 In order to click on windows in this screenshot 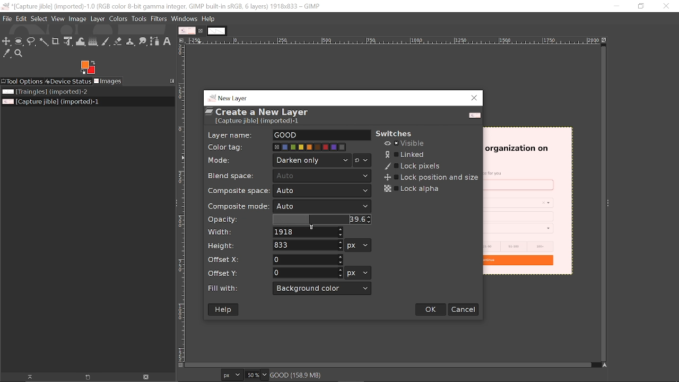, I will do `click(184, 19)`.